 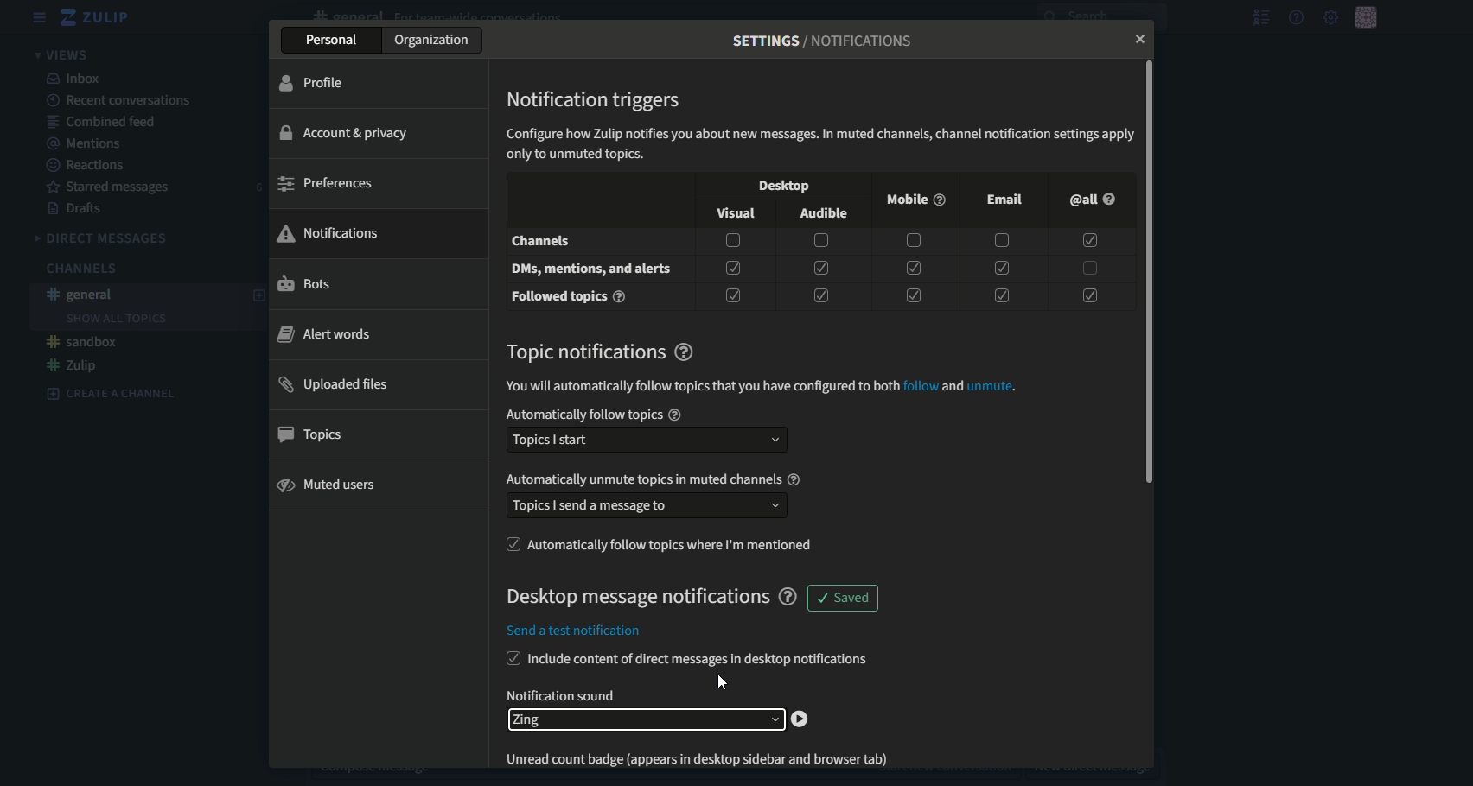 What do you see at coordinates (73, 365) in the screenshot?
I see `#Zulip` at bounding box center [73, 365].